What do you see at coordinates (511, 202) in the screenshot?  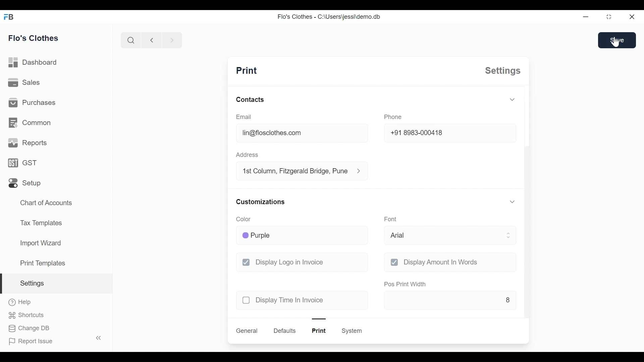 I see `toggle expand/collapse` at bounding box center [511, 202].